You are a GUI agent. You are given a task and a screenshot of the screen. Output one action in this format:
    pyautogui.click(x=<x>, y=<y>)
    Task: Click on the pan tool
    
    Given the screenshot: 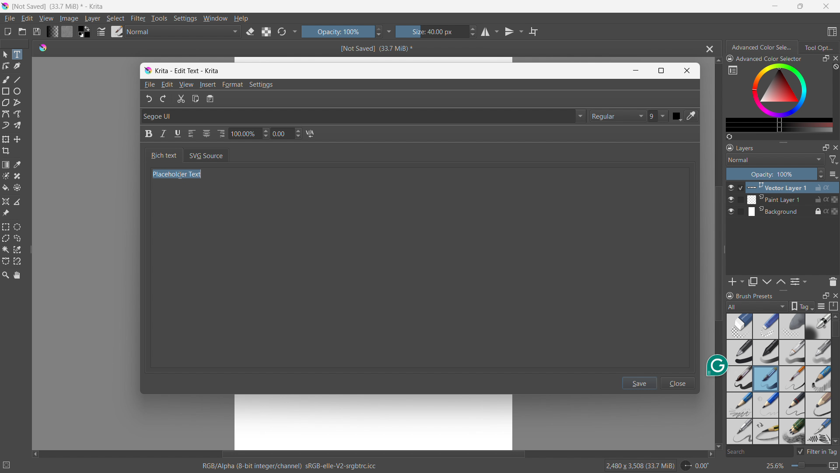 What is the action you would take?
    pyautogui.click(x=17, y=275)
    